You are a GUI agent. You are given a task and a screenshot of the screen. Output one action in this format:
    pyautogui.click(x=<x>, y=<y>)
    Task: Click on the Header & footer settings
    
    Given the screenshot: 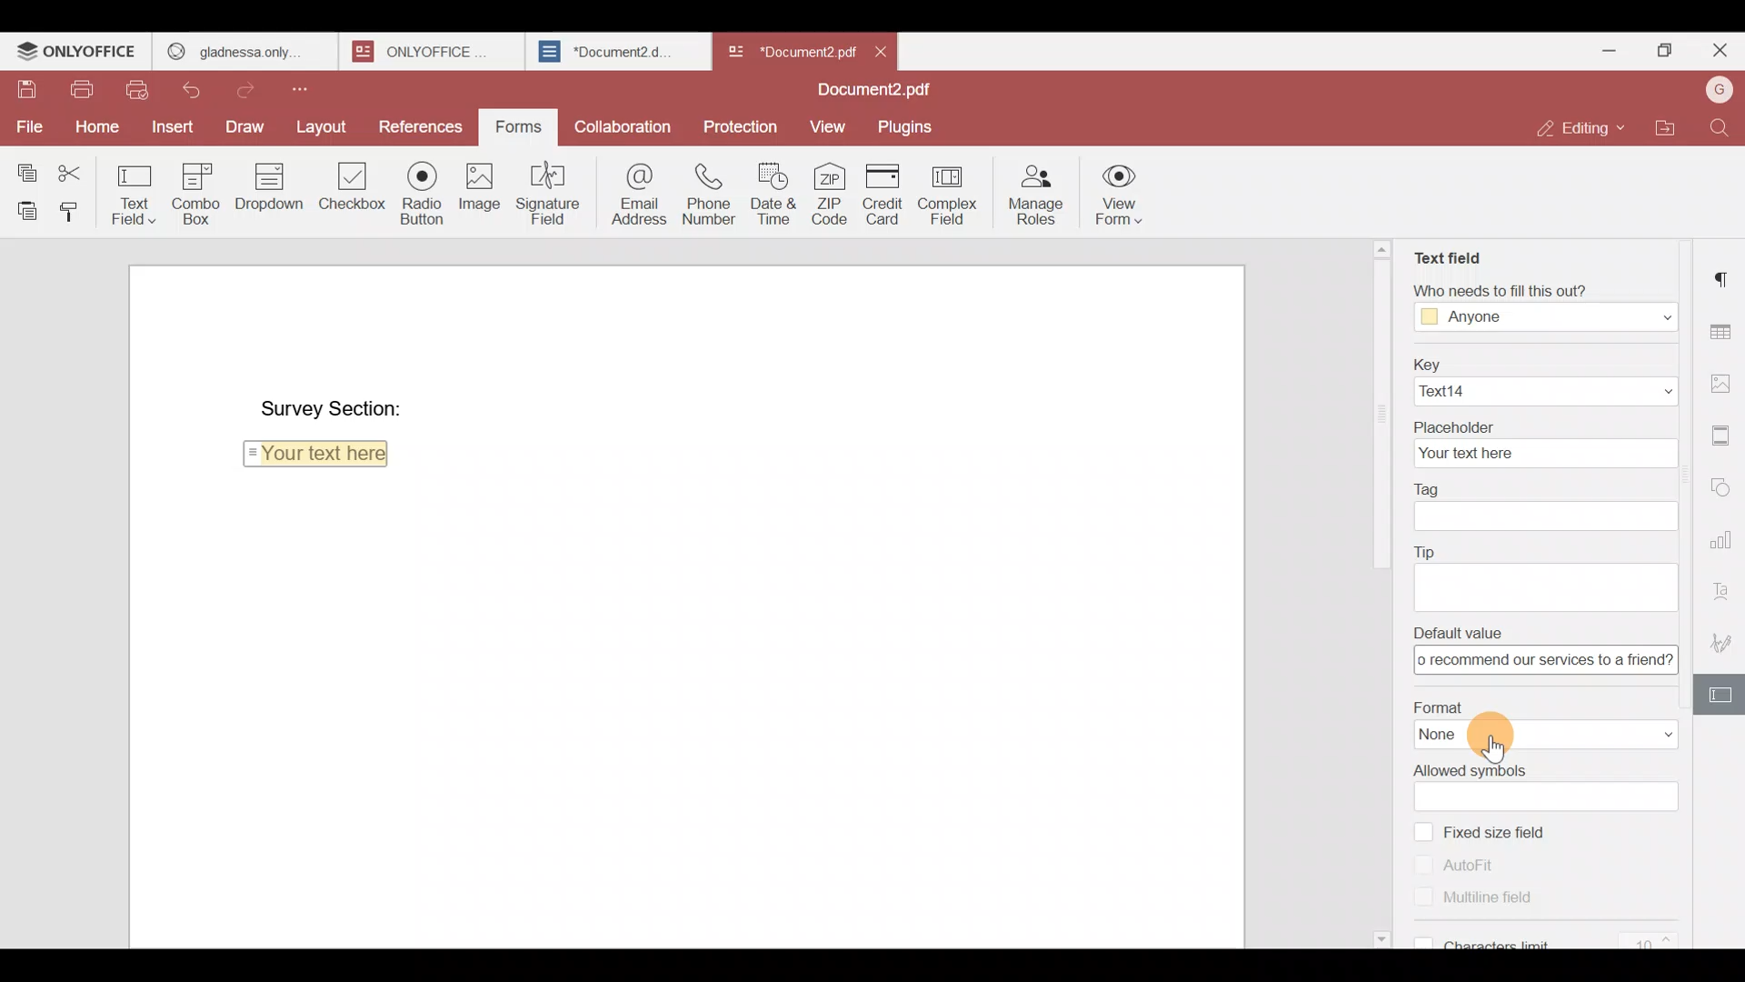 What is the action you would take?
    pyautogui.click(x=1724, y=440)
    